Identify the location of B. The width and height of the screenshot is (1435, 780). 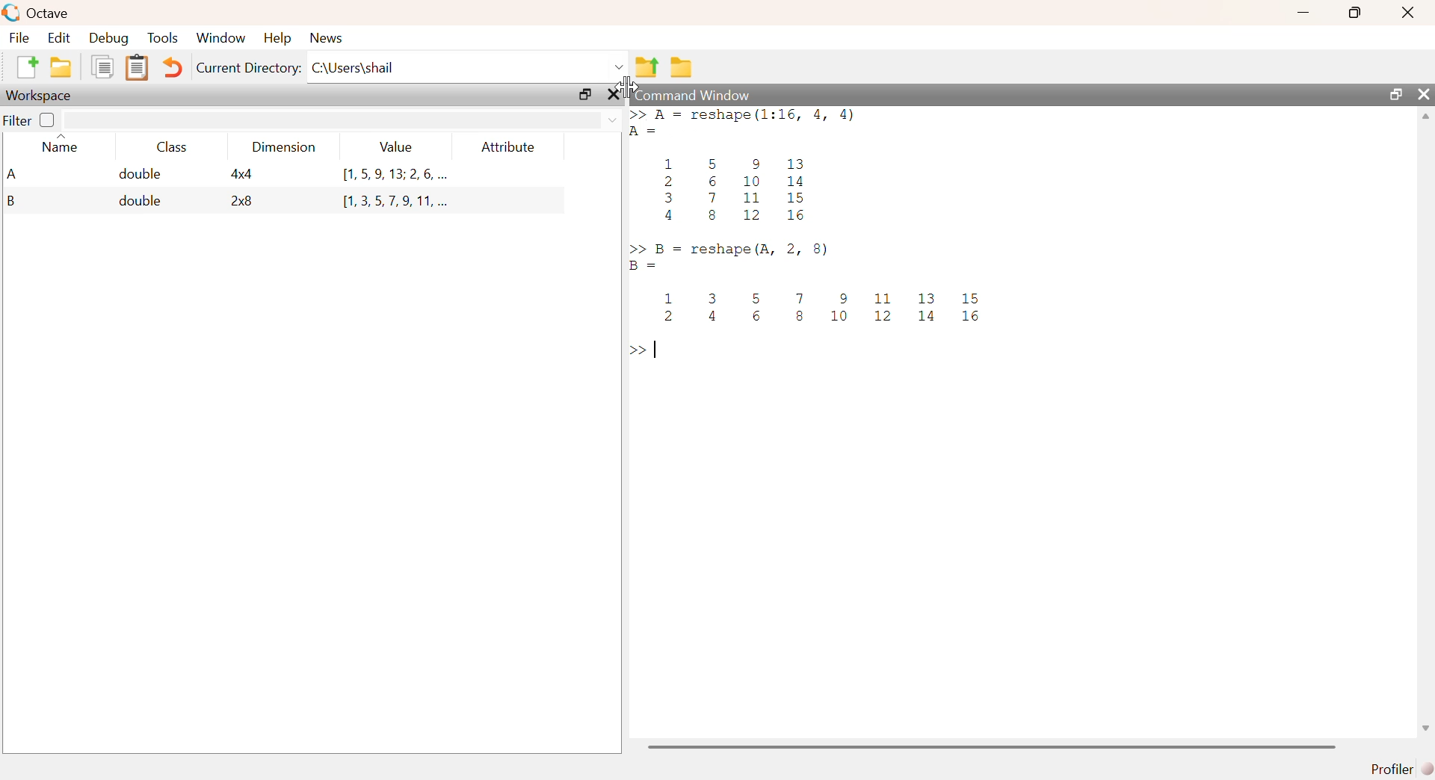
(10, 202).